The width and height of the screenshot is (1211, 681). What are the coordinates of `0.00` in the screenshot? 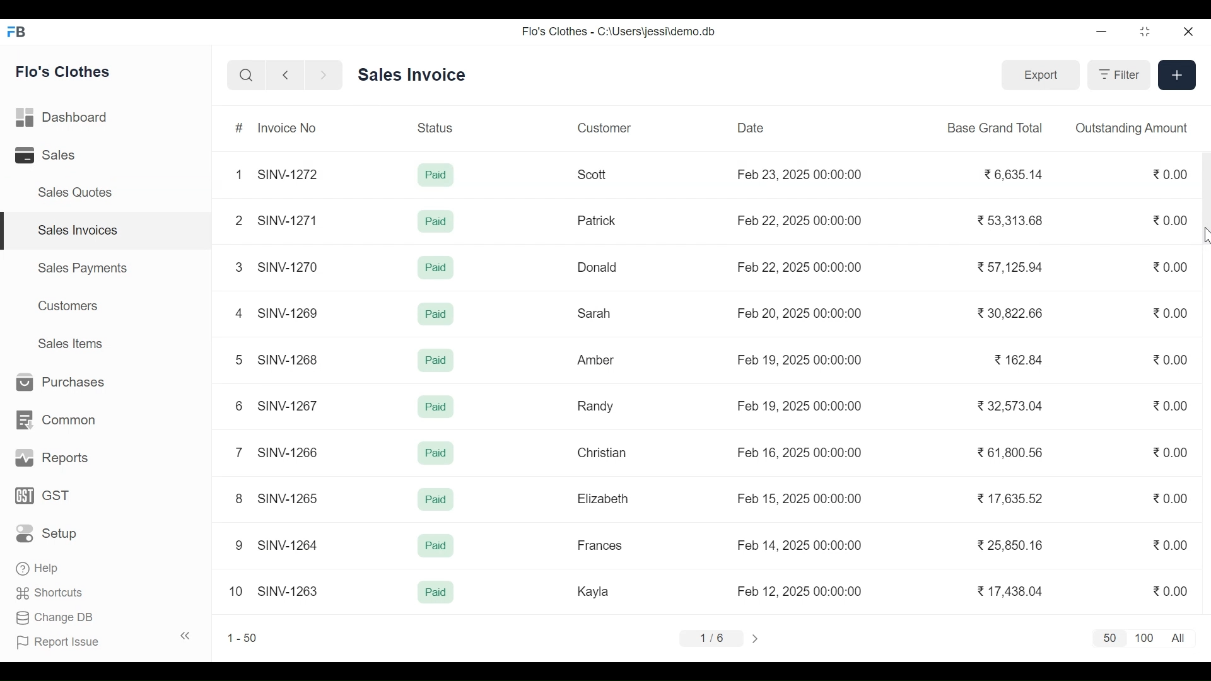 It's located at (1169, 497).